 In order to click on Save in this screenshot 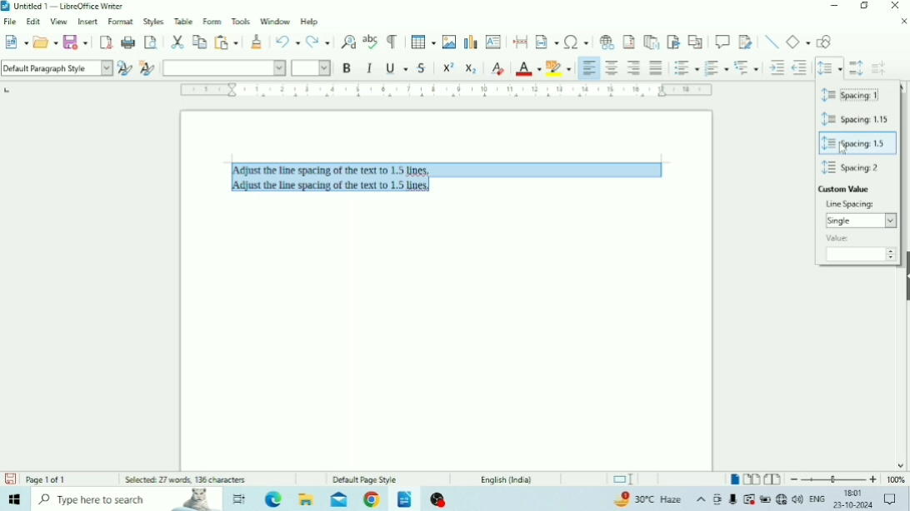, I will do `click(10, 479)`.